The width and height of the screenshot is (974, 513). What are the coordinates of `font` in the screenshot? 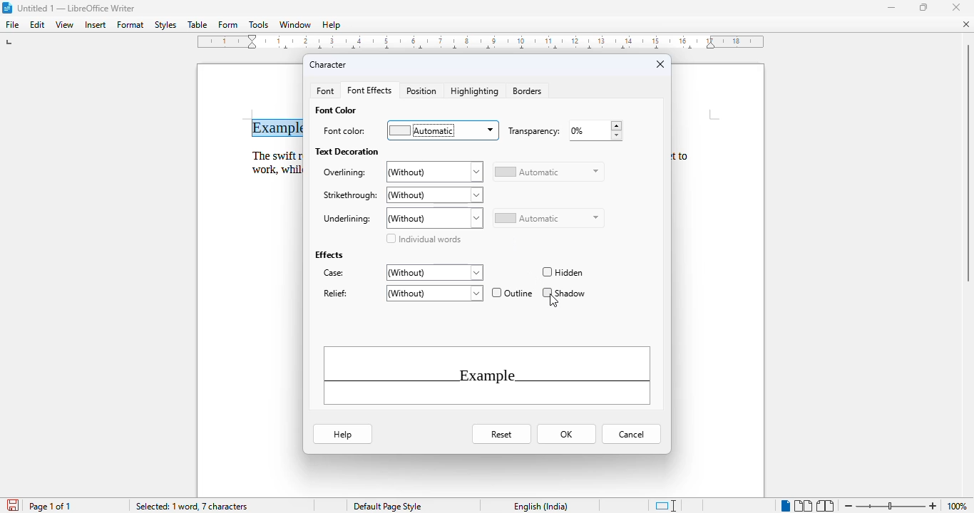 It's located at (324, 91).